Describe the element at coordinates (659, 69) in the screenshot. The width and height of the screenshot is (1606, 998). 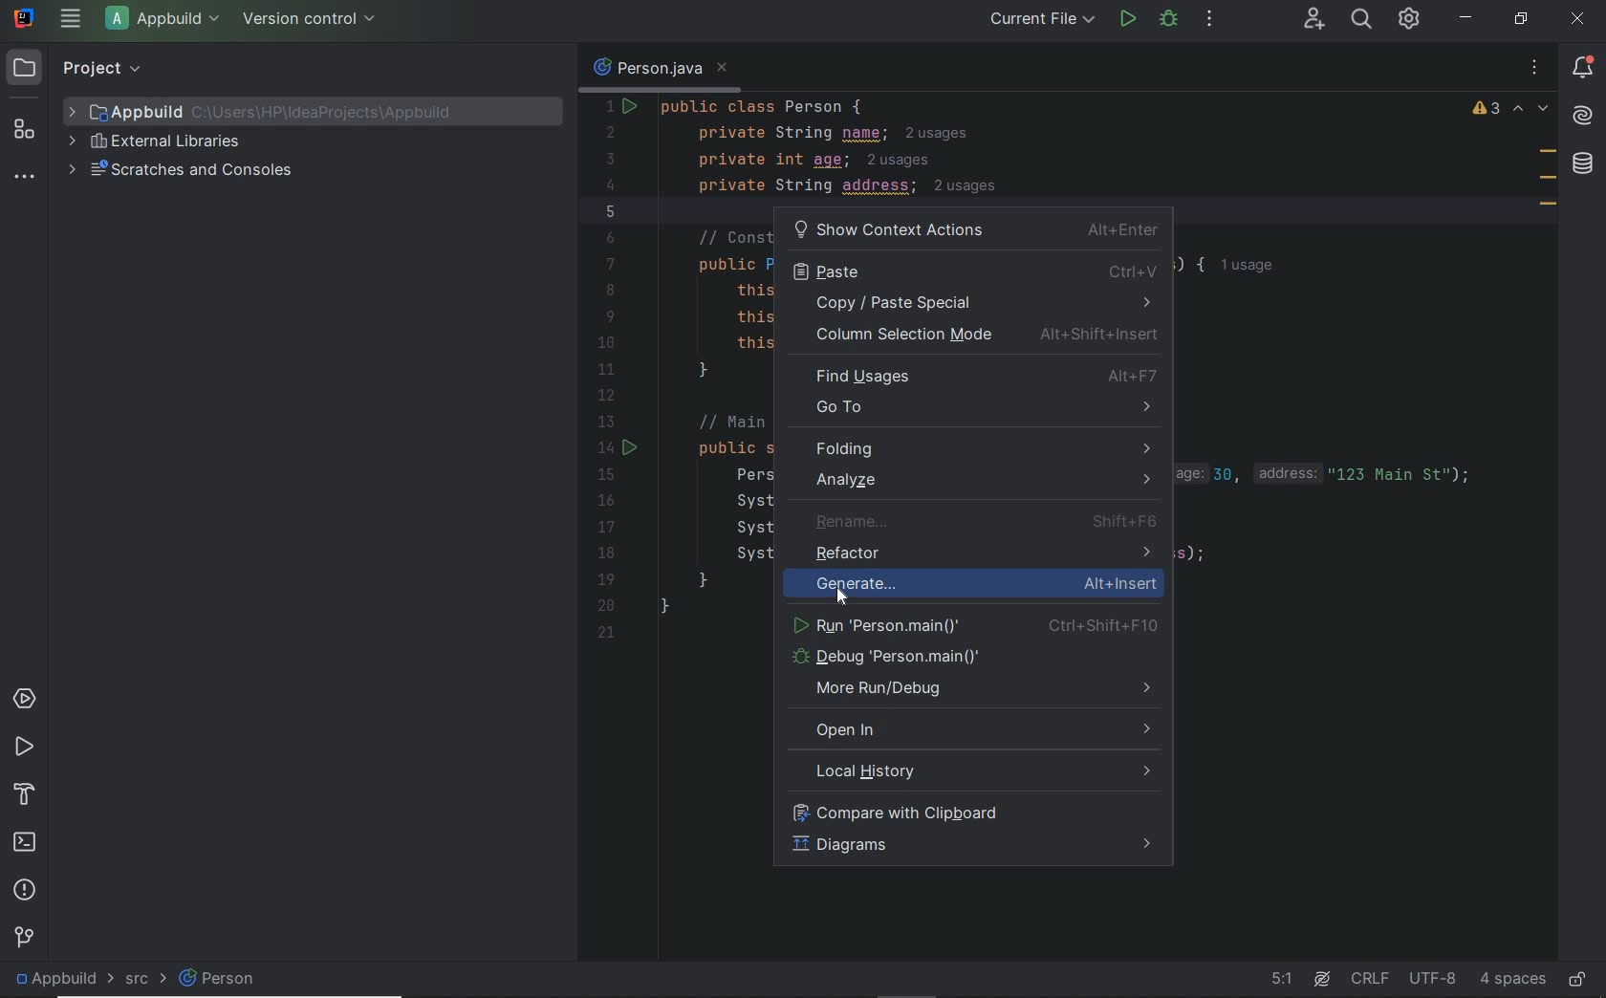
I see `person.java` at that location.